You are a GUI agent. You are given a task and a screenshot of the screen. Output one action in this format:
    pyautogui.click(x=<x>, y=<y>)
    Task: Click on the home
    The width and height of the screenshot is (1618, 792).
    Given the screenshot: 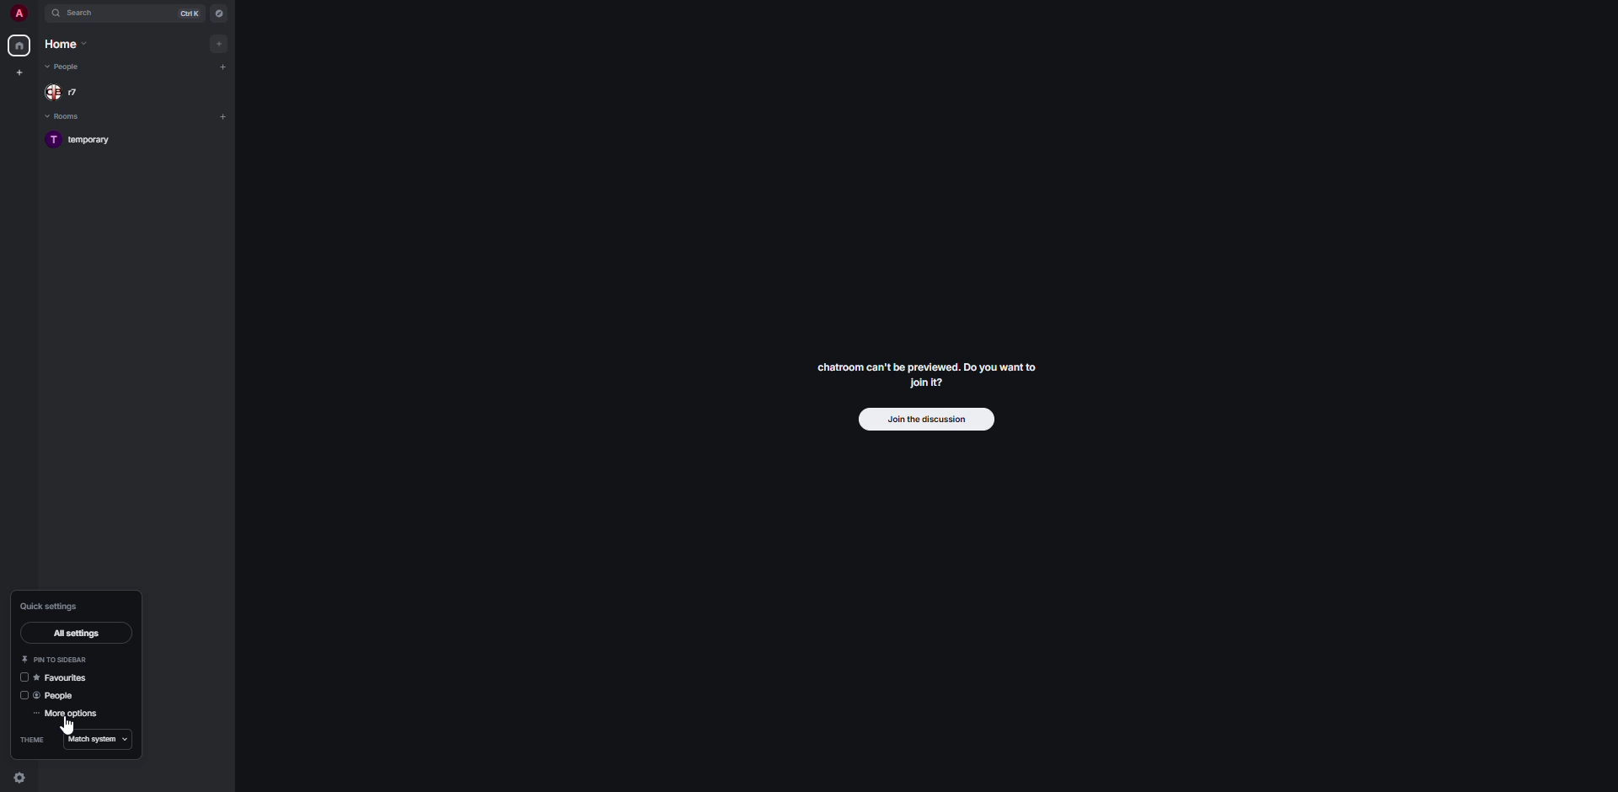 What is the action you would take?
    pyautogui.click(x=67, y=44)
    